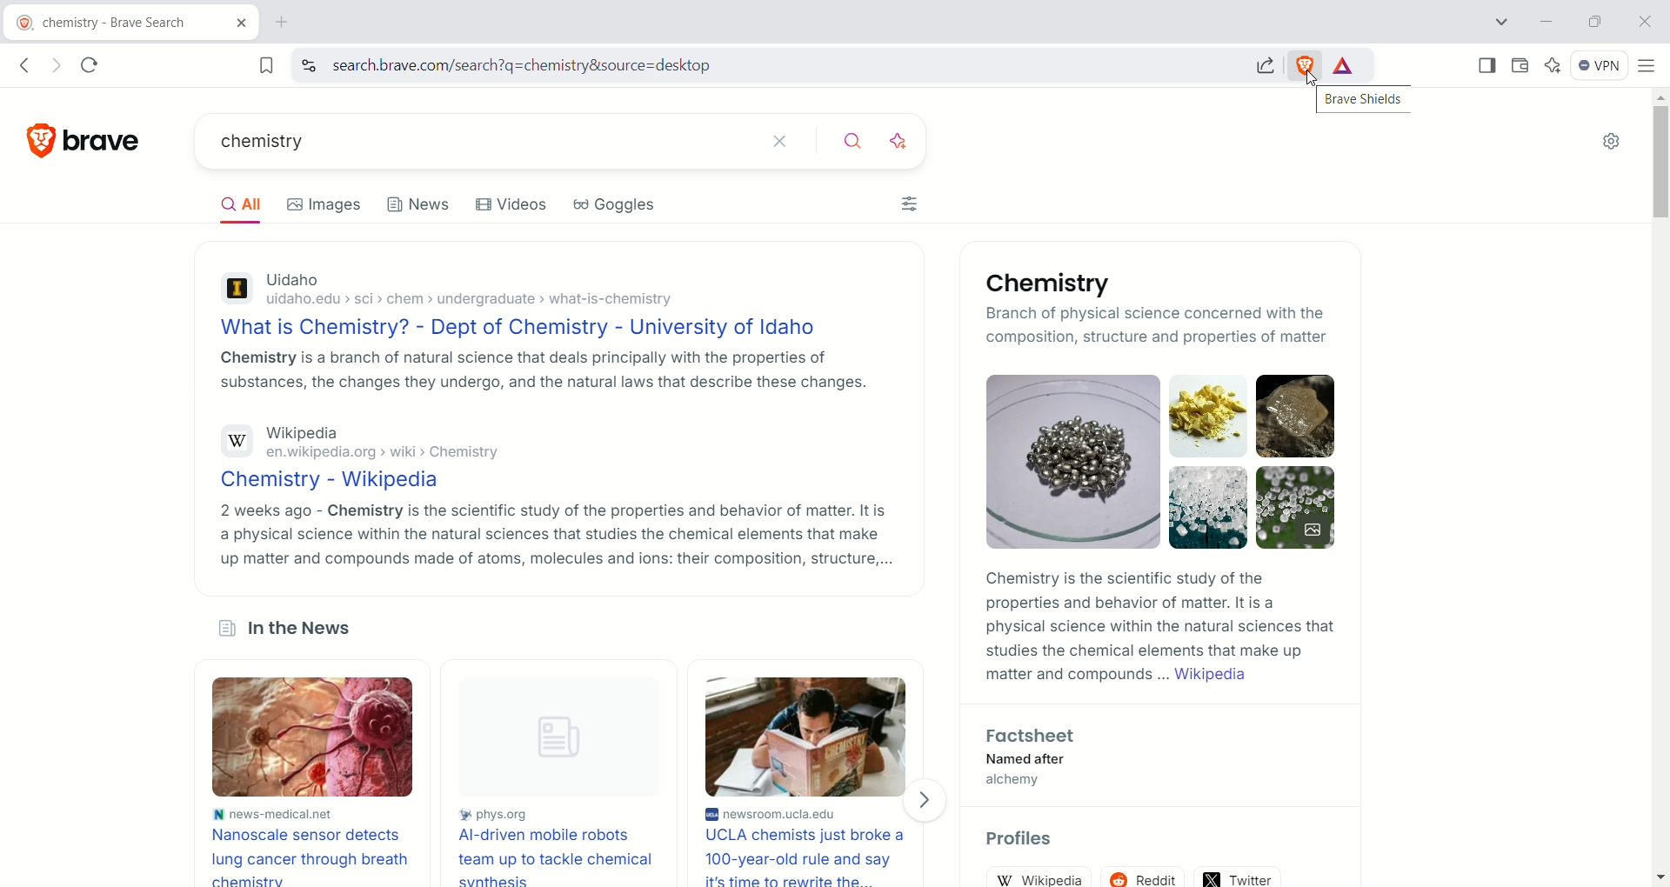 The image size is (1670, 887). What do you see at coordinates (1556, 63) in the screenshot?
I see `leo AI` at bounding box center [1556, 63].